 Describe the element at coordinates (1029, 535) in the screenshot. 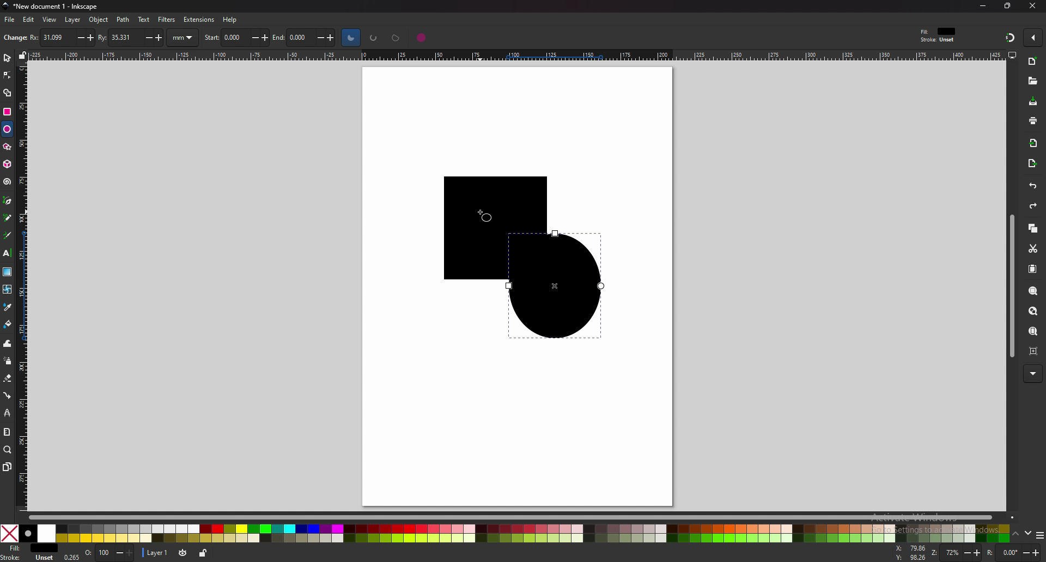

I see `down` at that location.